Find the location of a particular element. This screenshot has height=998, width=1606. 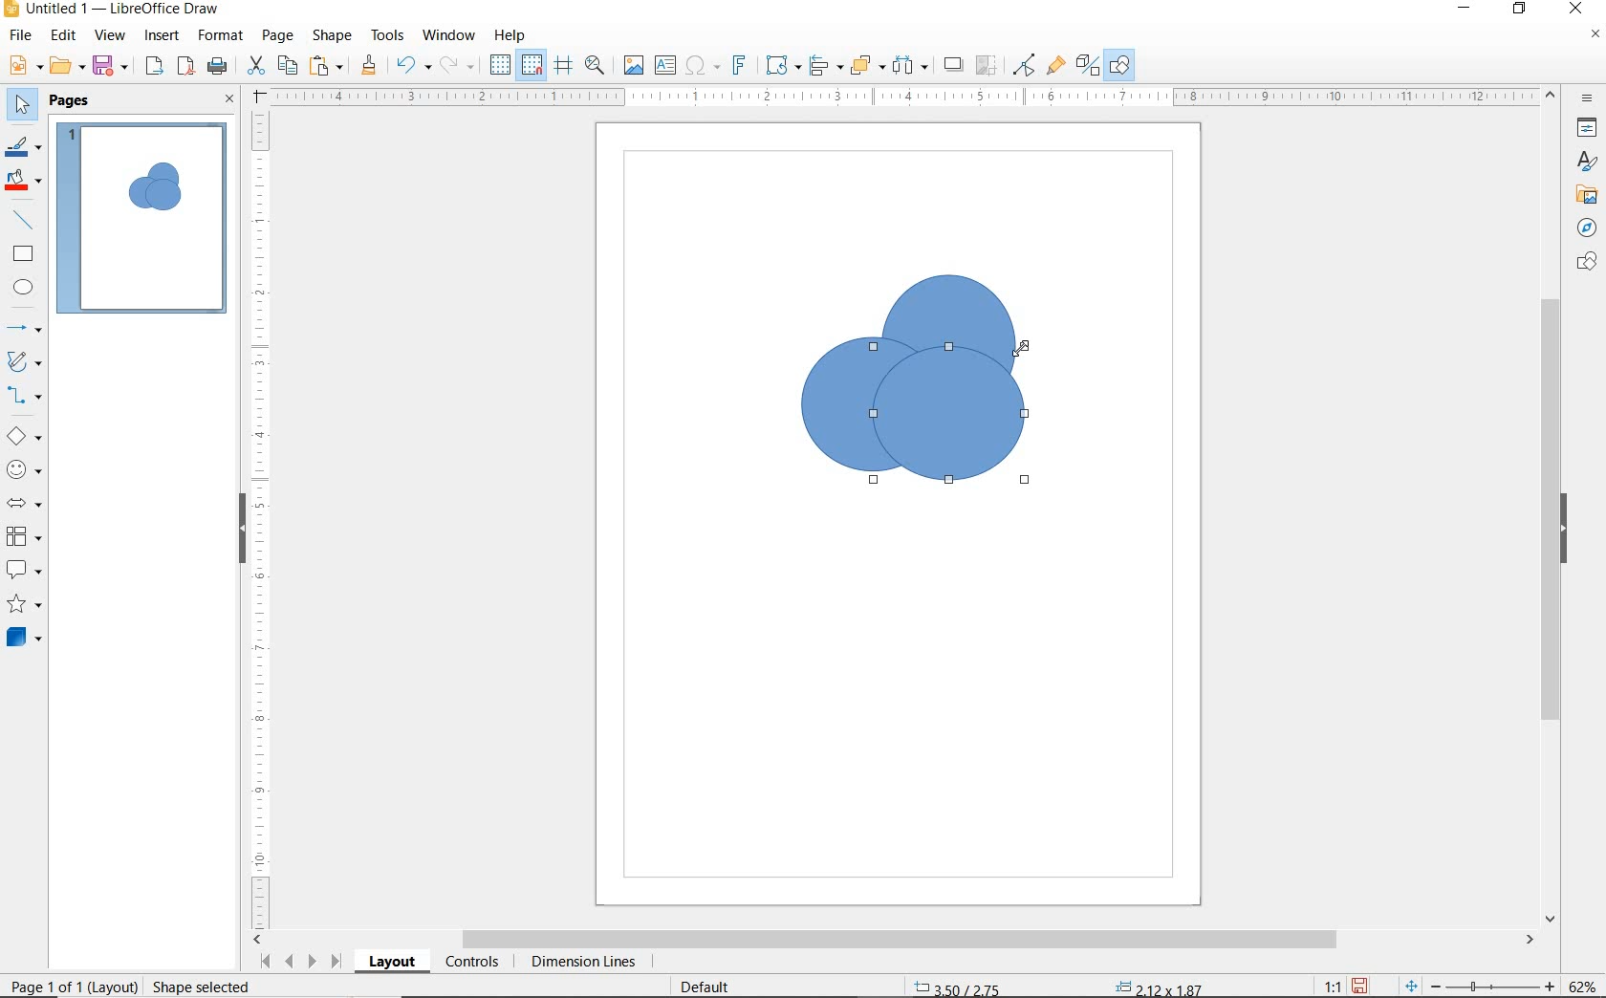

INSERT FONTWORK TEXT is located at coordinates (737, 65).